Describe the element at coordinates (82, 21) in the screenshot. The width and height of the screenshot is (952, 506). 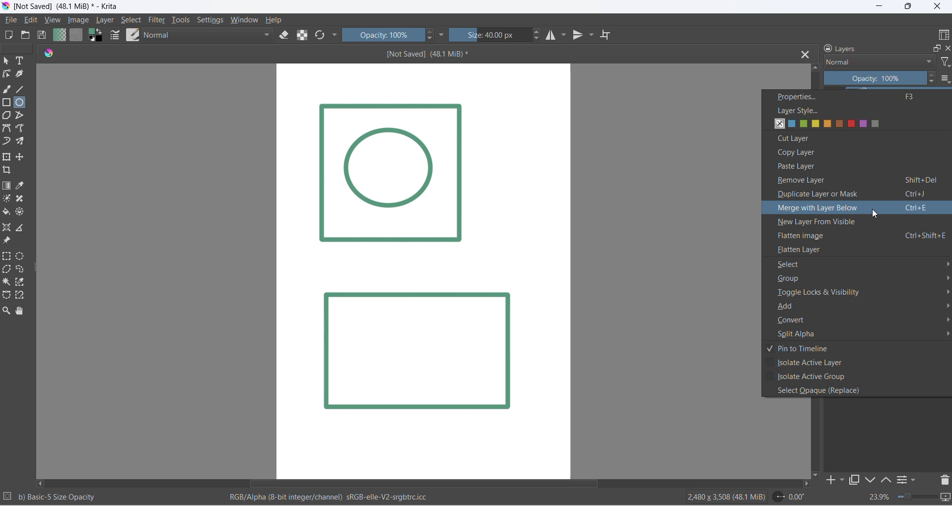
I see `image` at that location.